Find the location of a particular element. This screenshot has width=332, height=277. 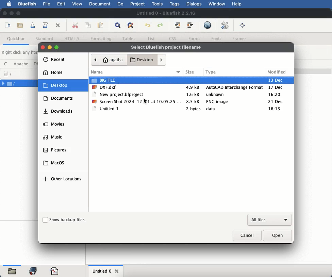

21 Dec is located at coordinates (278, 102).